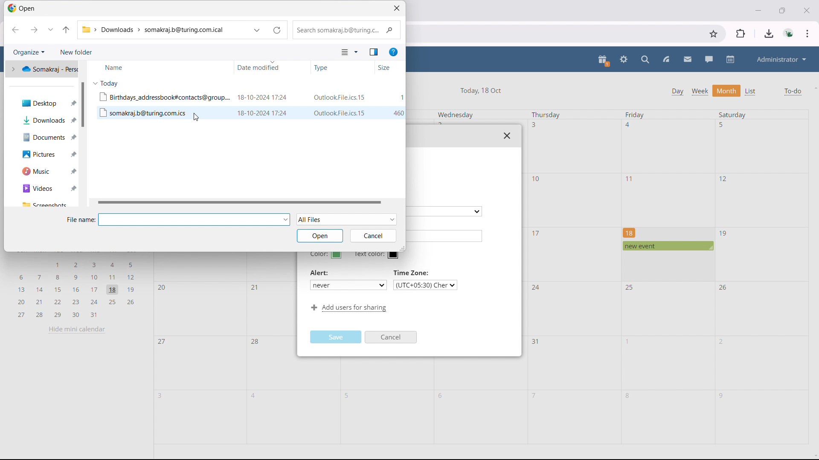  What do you see at coordinates (482, 89) in the screenshot?
I see `Today, 18 Oct` at bounding box center [482, 89].